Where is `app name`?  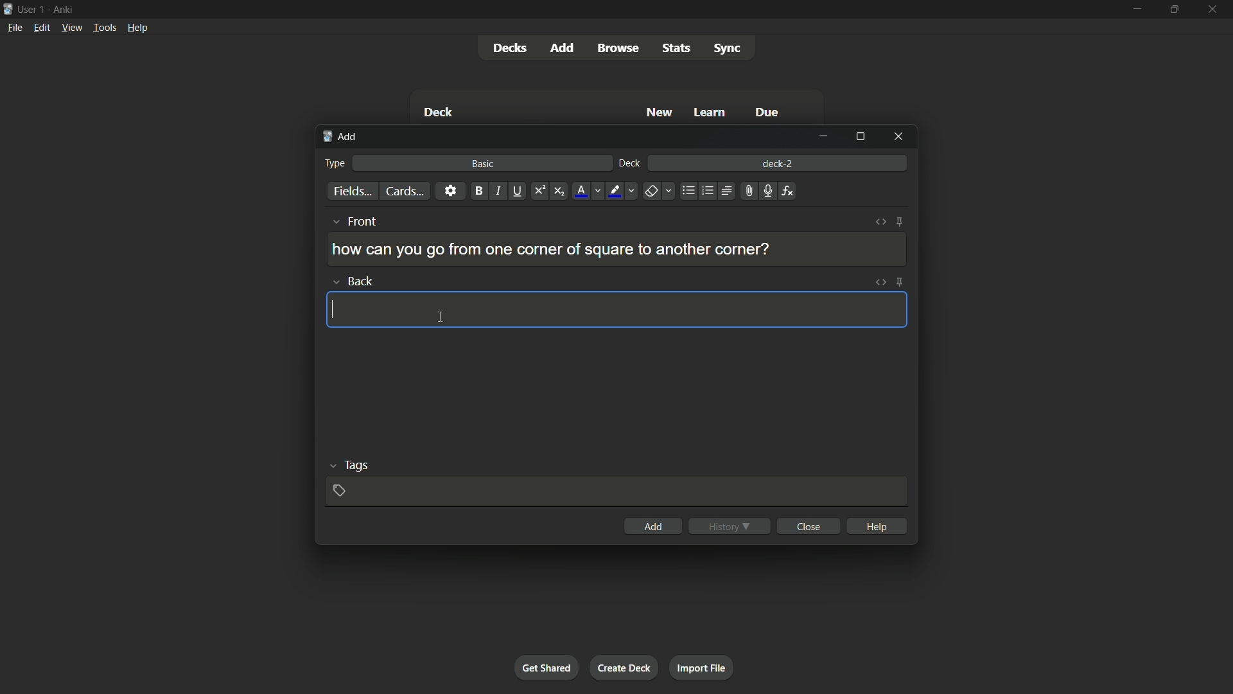 app name is located at coordinates (64, 10).